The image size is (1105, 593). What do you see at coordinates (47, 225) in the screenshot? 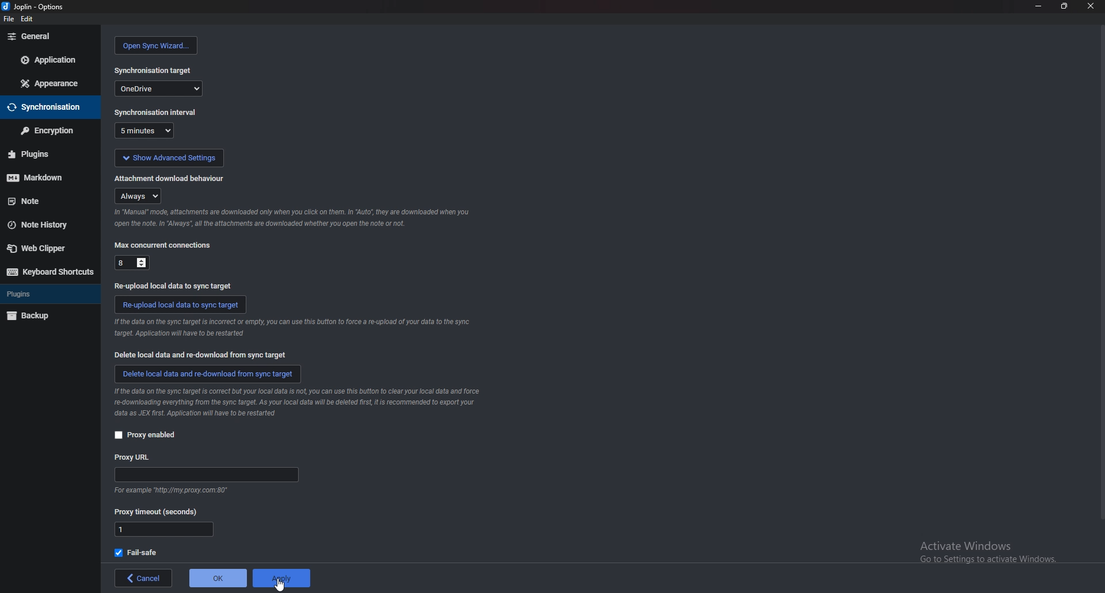
I see `notehistory` at bounding box center [47, 225].